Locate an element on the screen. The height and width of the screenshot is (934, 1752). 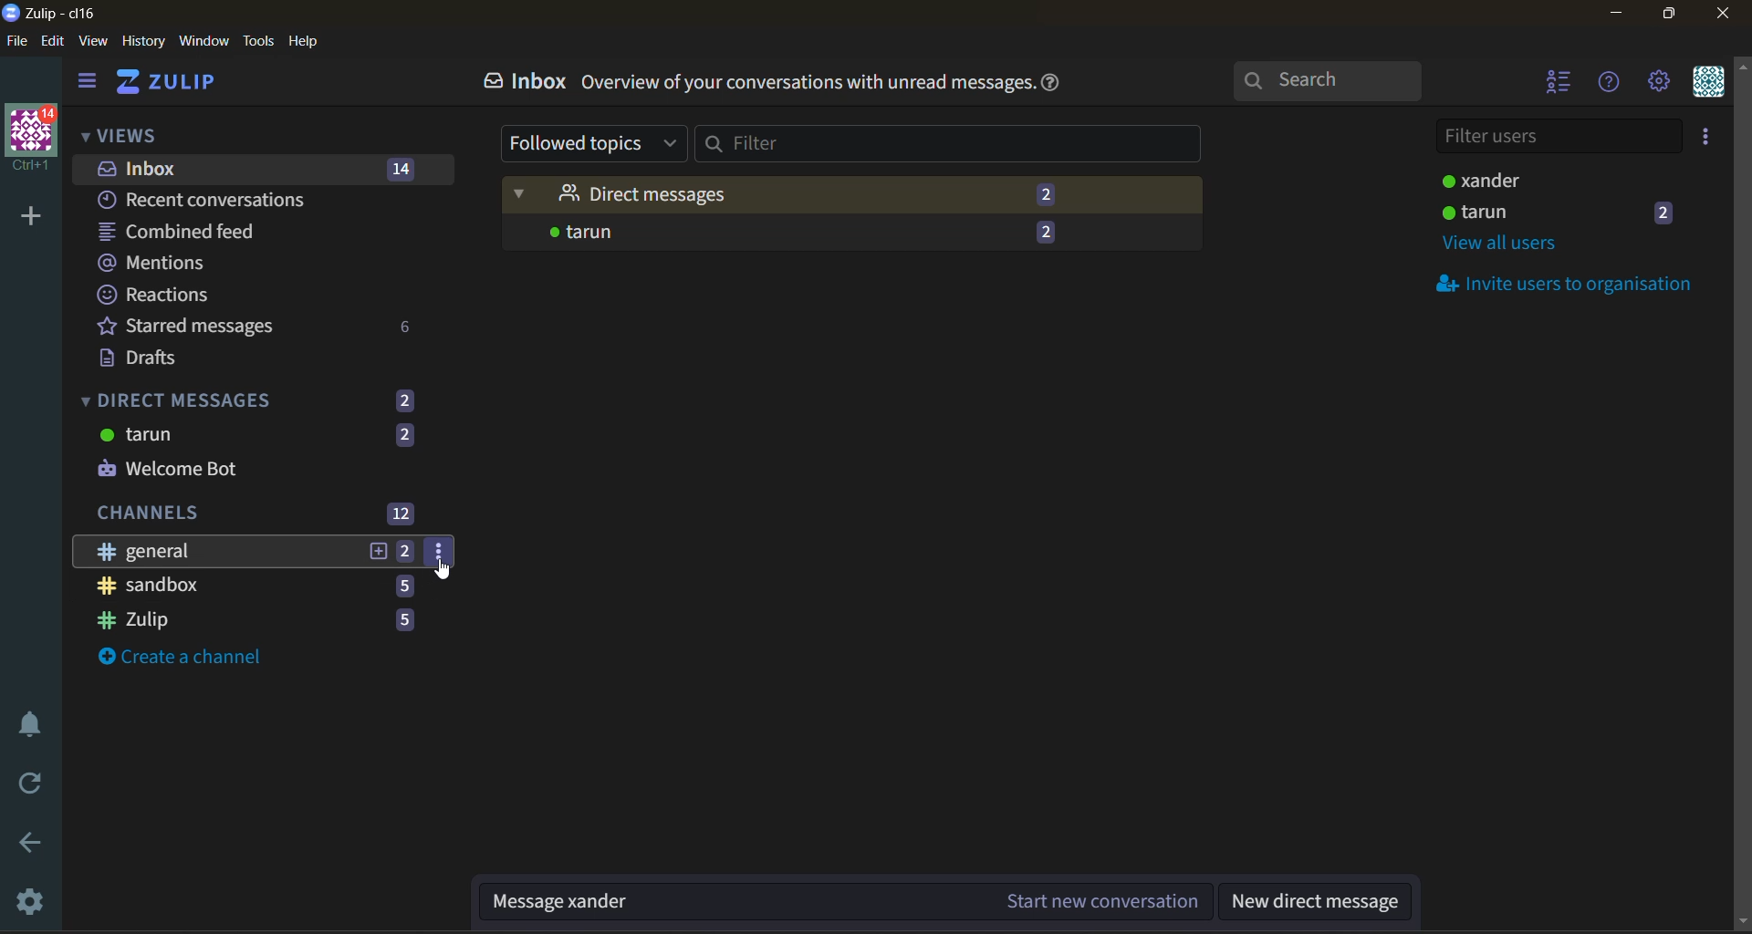
window is located at coordinates (205, 43).